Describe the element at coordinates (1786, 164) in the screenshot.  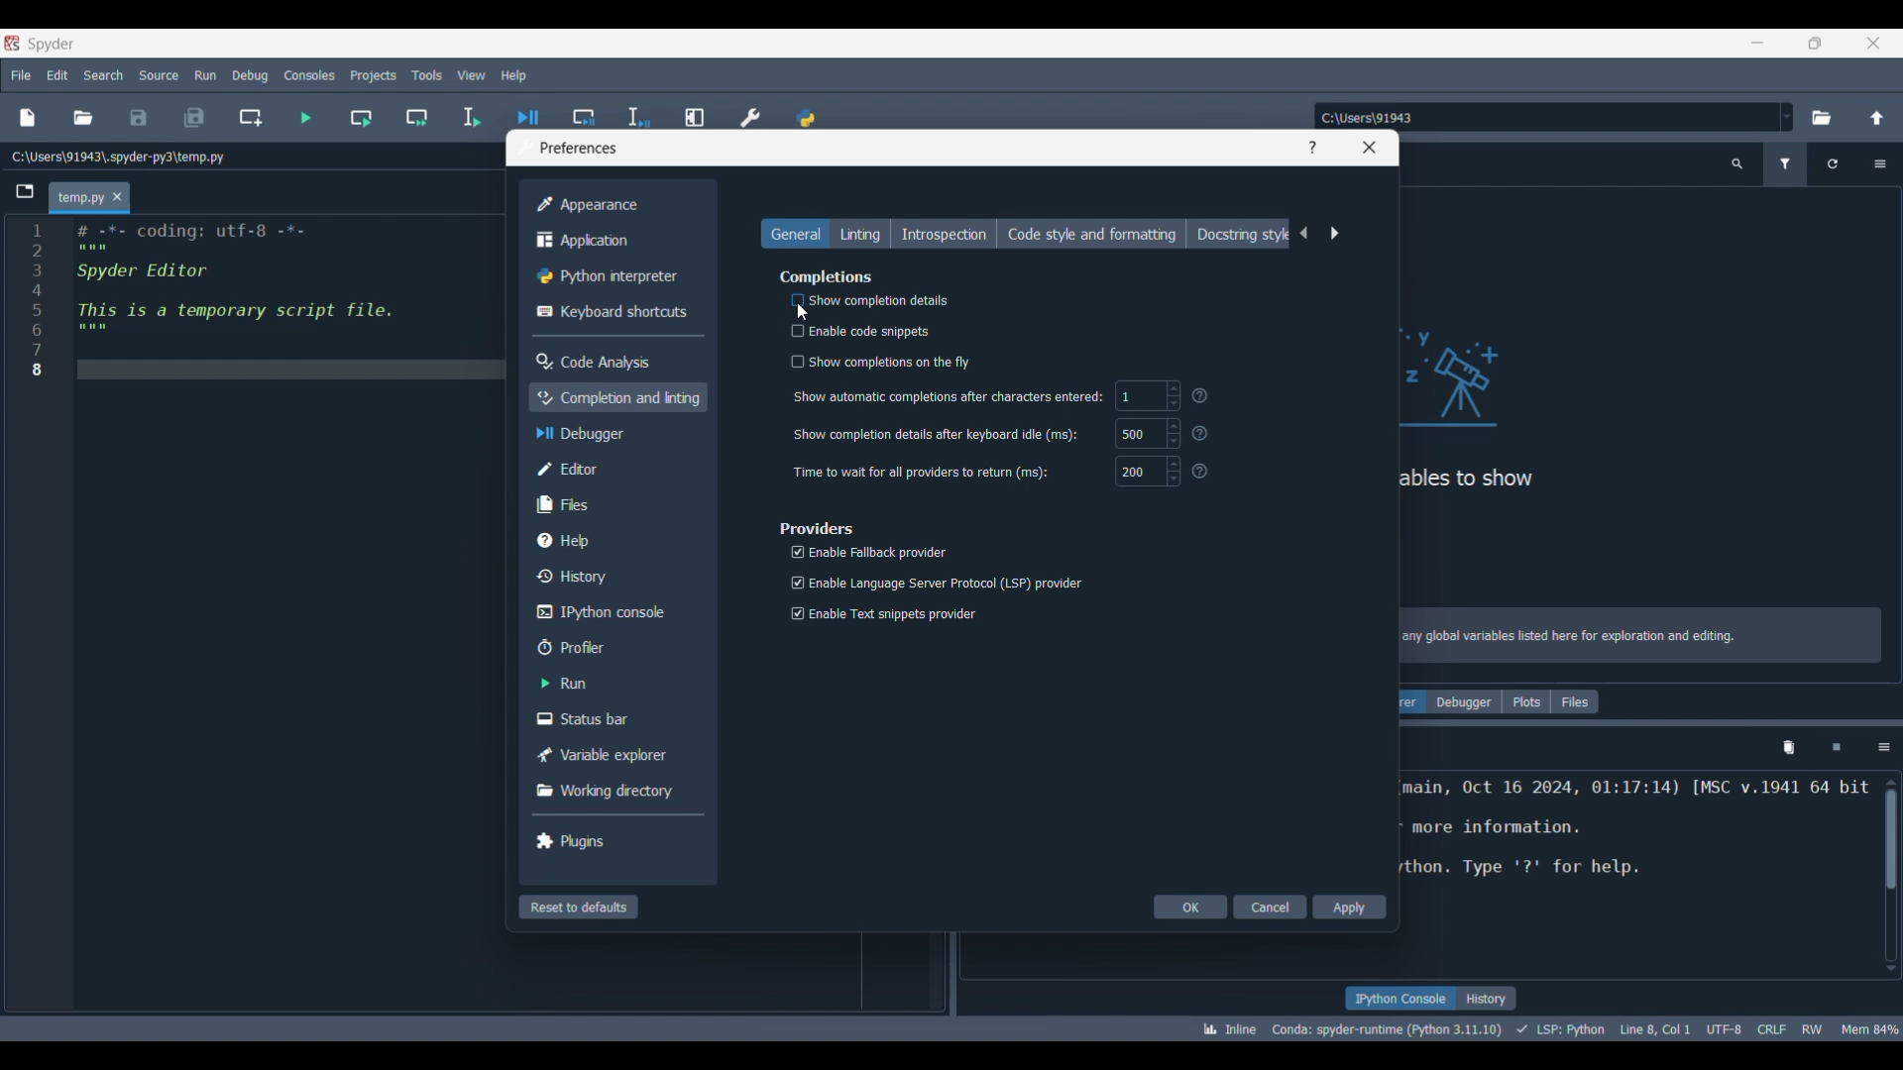
I see `Filter variables` at that location.